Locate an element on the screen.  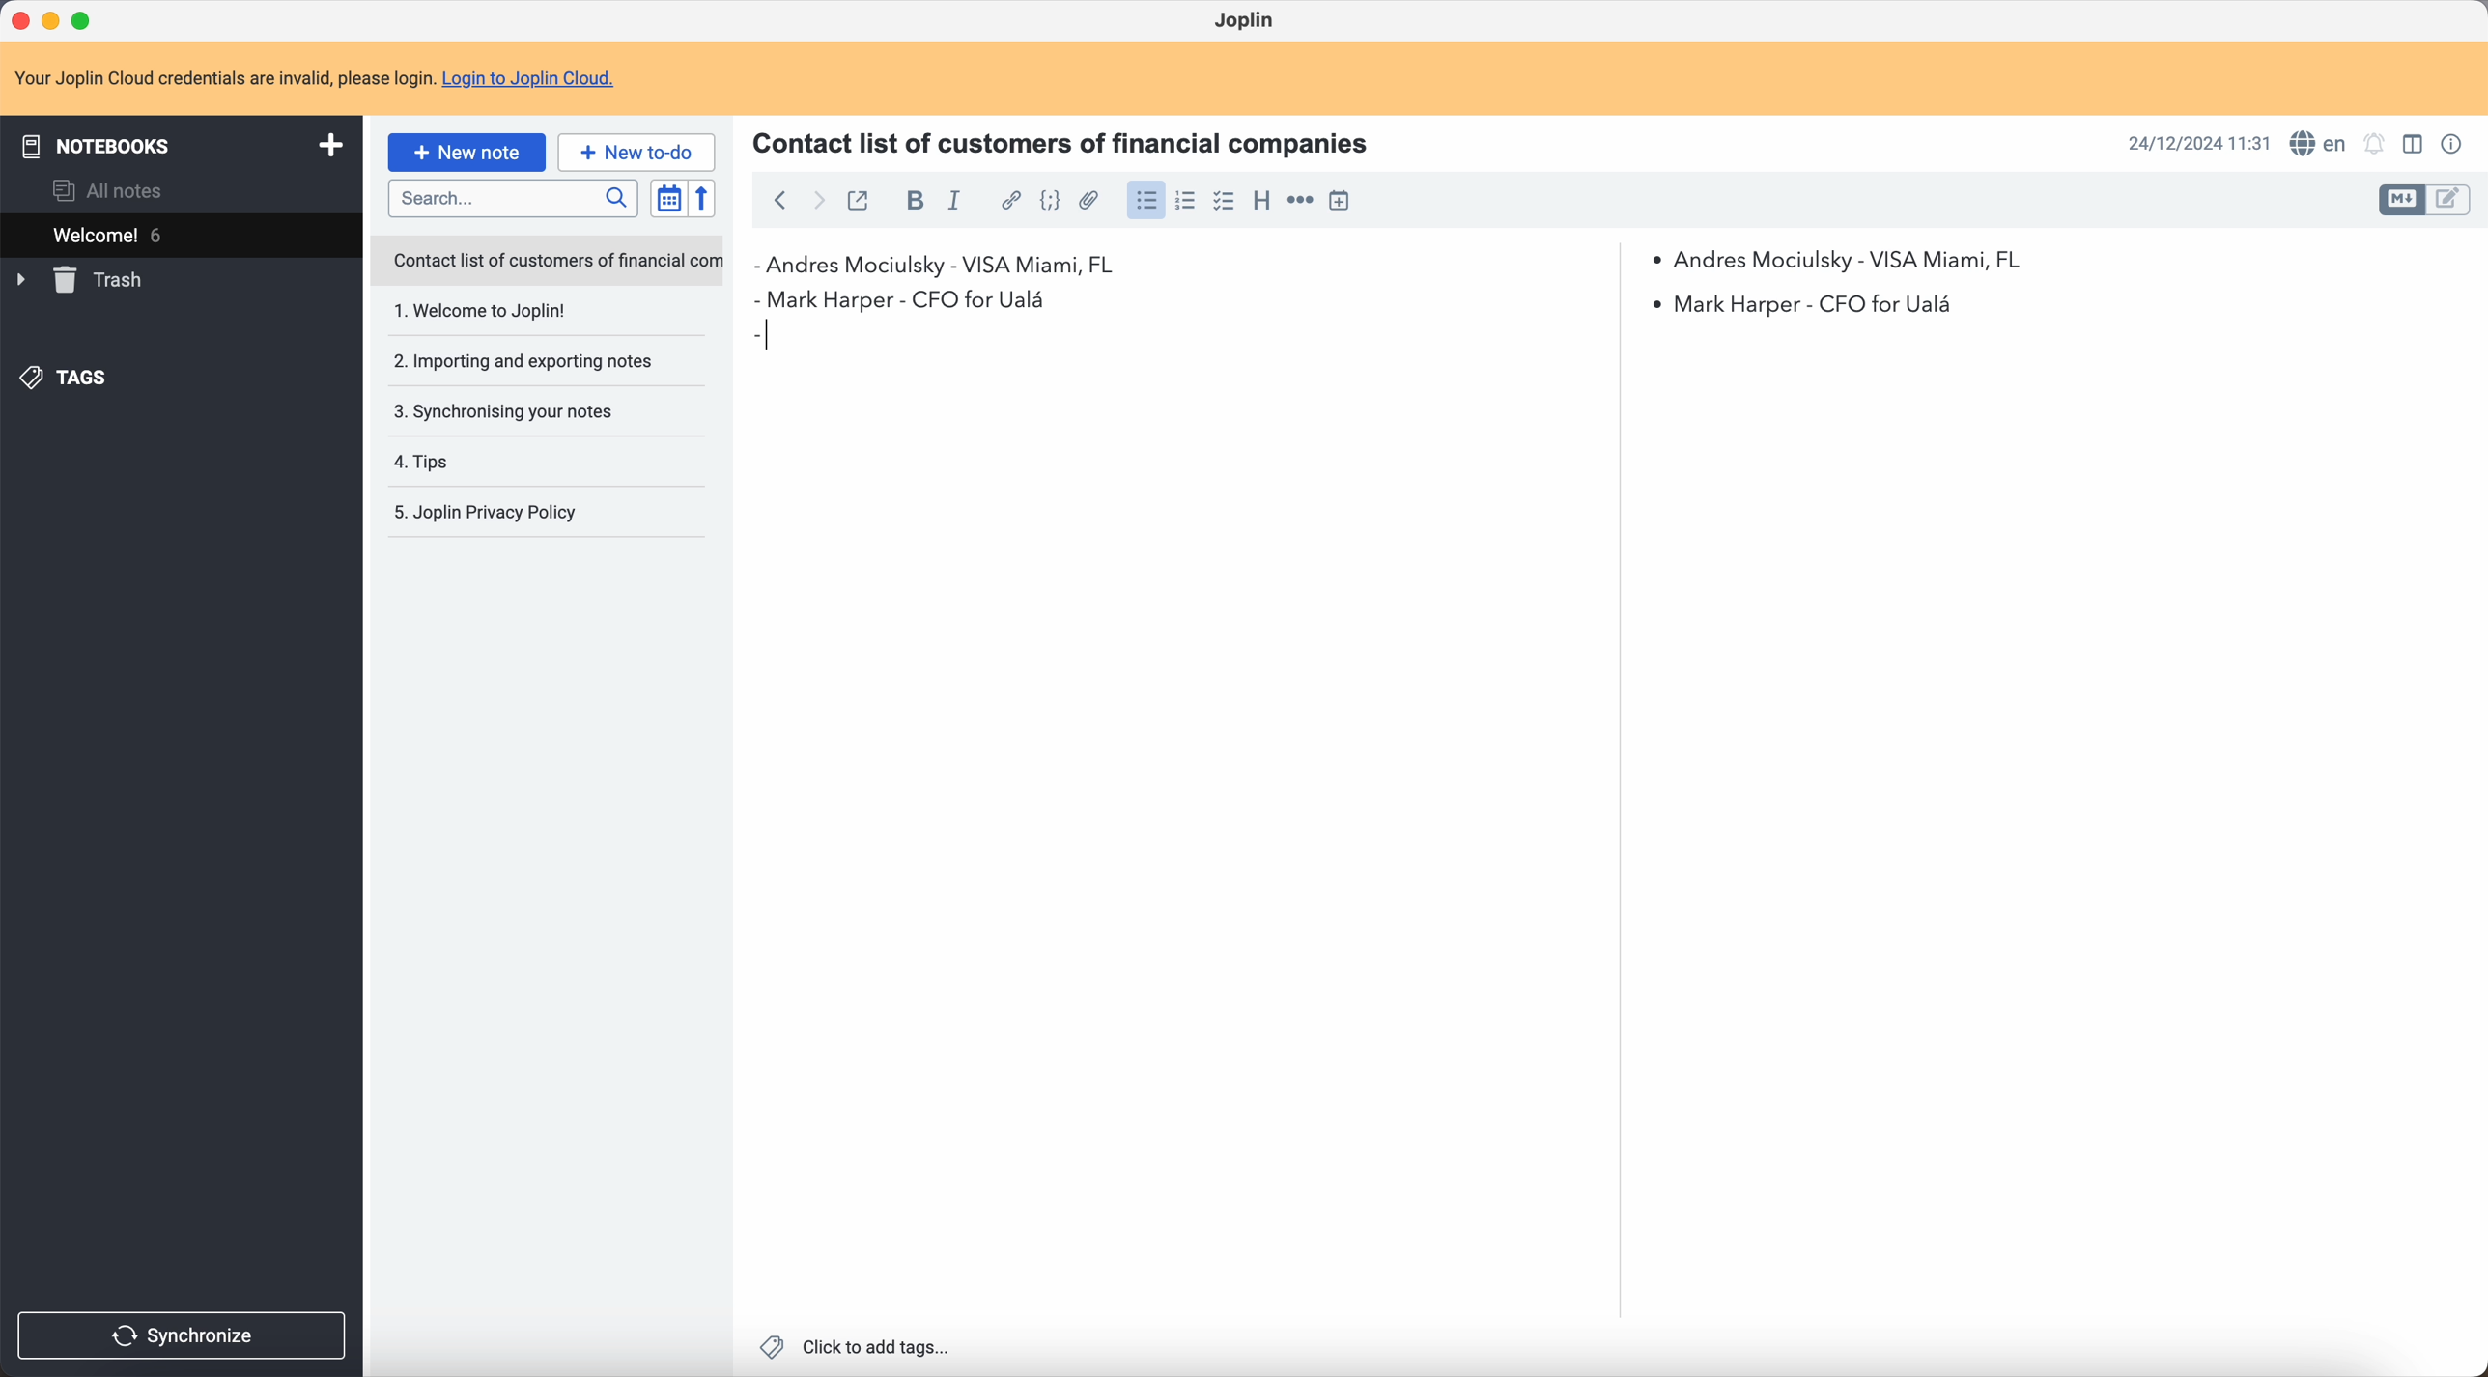
date and hour is located at coordinates (2197, 143).